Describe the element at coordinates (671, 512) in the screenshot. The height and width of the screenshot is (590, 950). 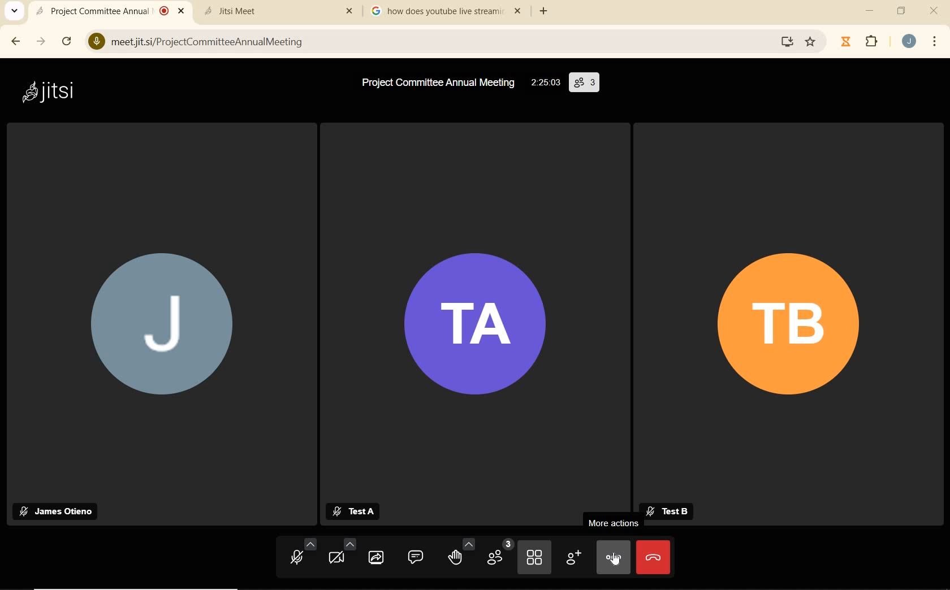
I see `Test B` at that location.